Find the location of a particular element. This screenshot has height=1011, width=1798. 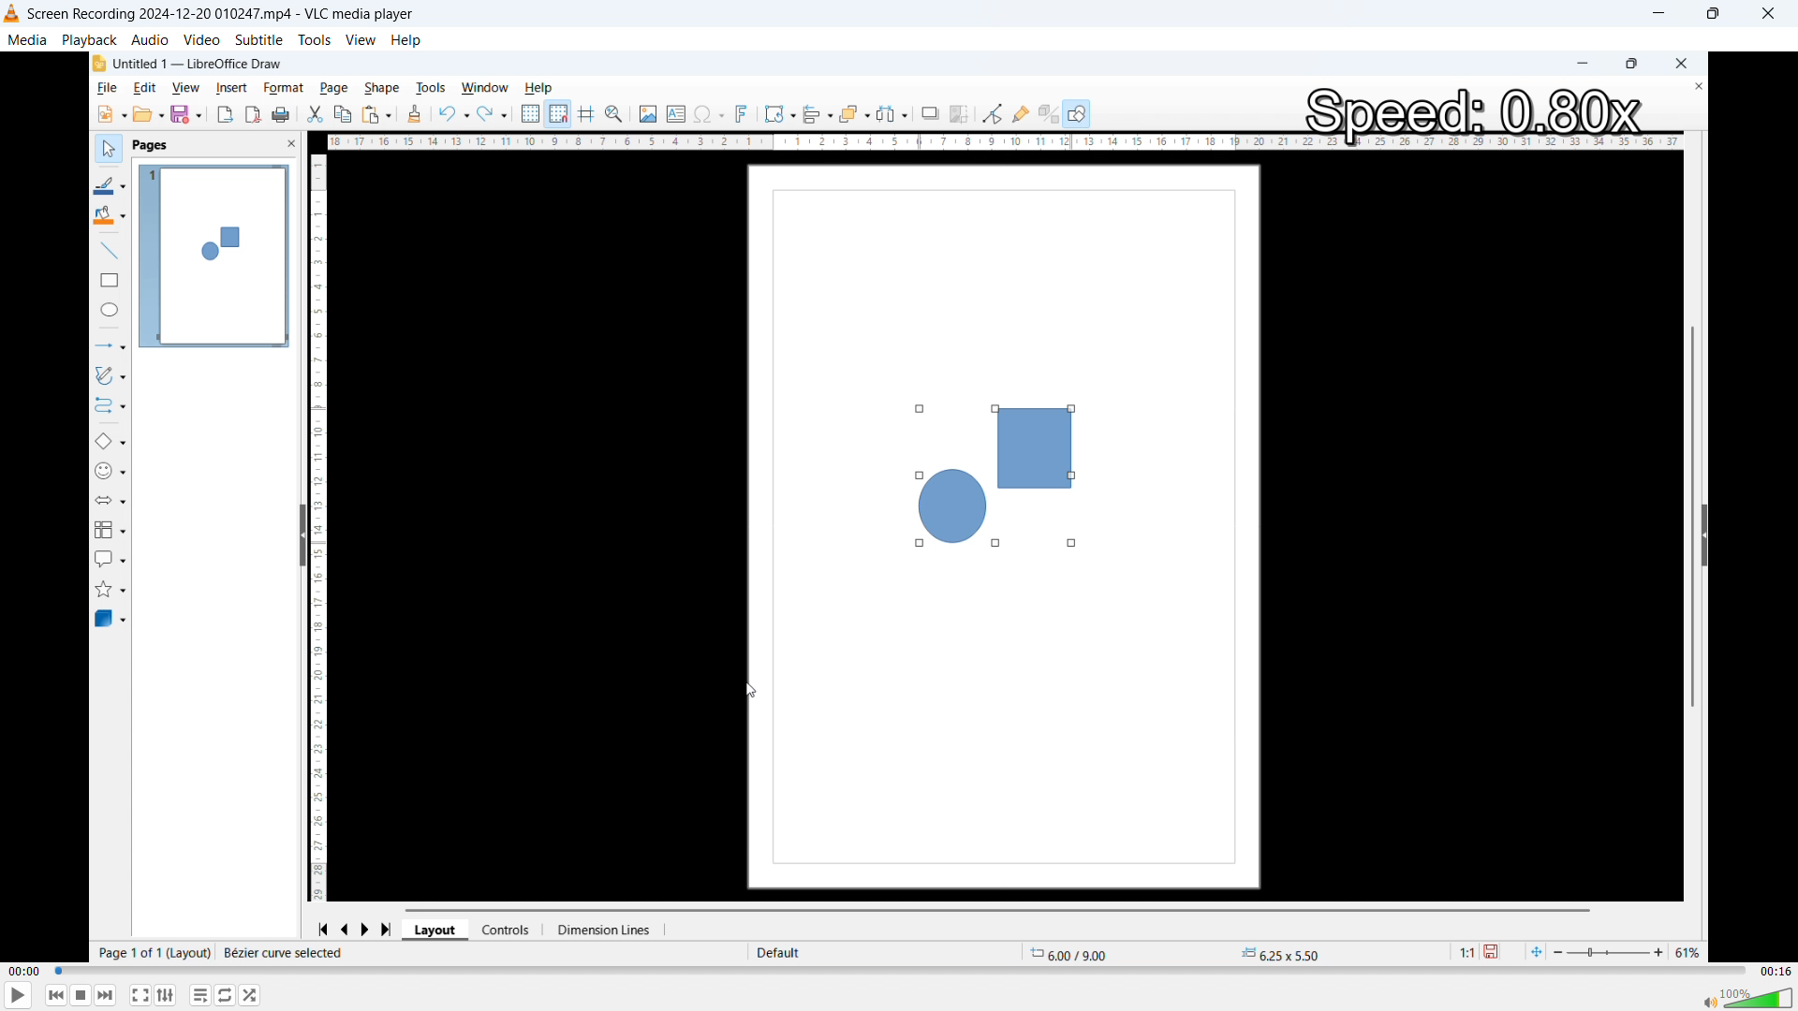

forward or next media  is located at coordinates (107, 995).